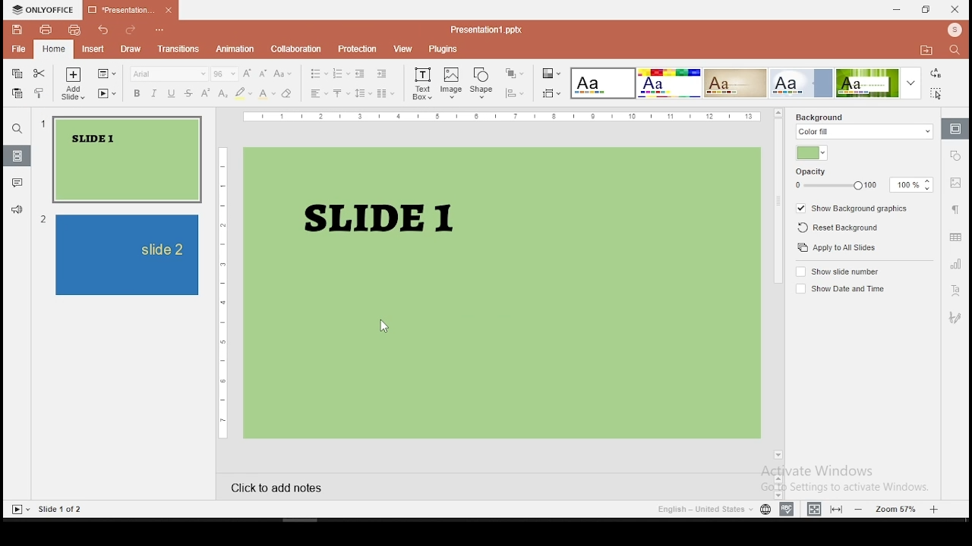 The image size is (972, 546). What do you see at coordinates (481, 82) in the screenshot?
I see `shape` at bounding box center [481, 82].